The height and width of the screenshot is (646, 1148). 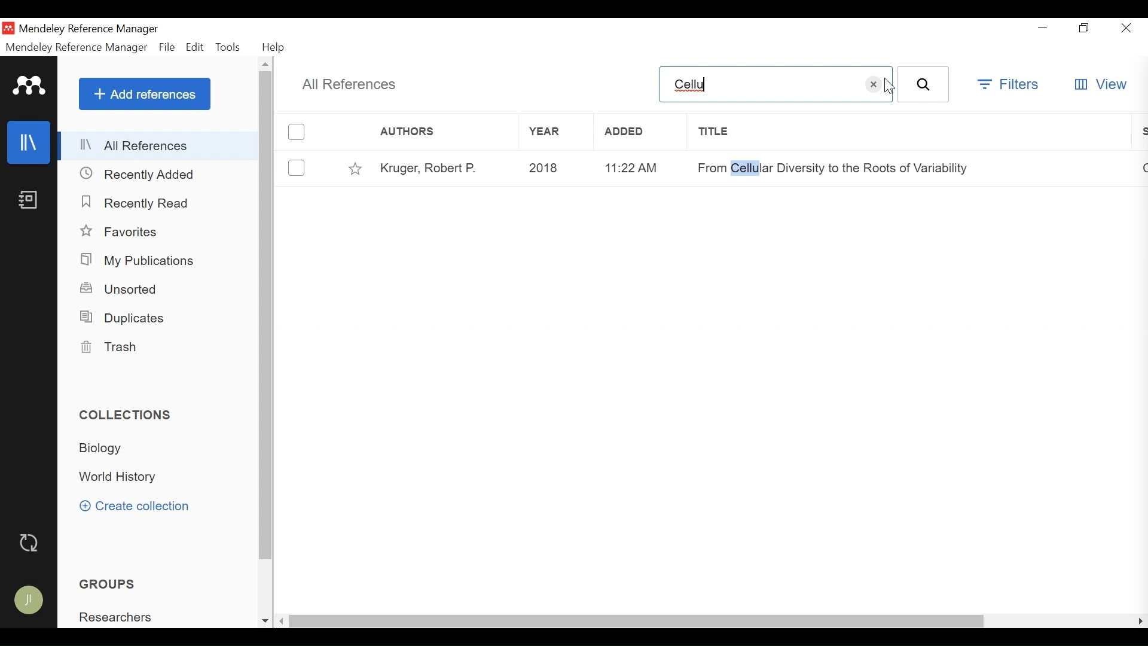 I want to click on Scroll Right, so click(x=1140, y=621).